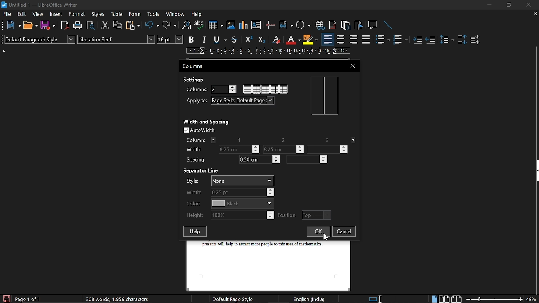 The height and width of the screenshot is (303, 539). Describe the element at coordinates (502, 299) in the screenshot. I see `change zoom` at that location.